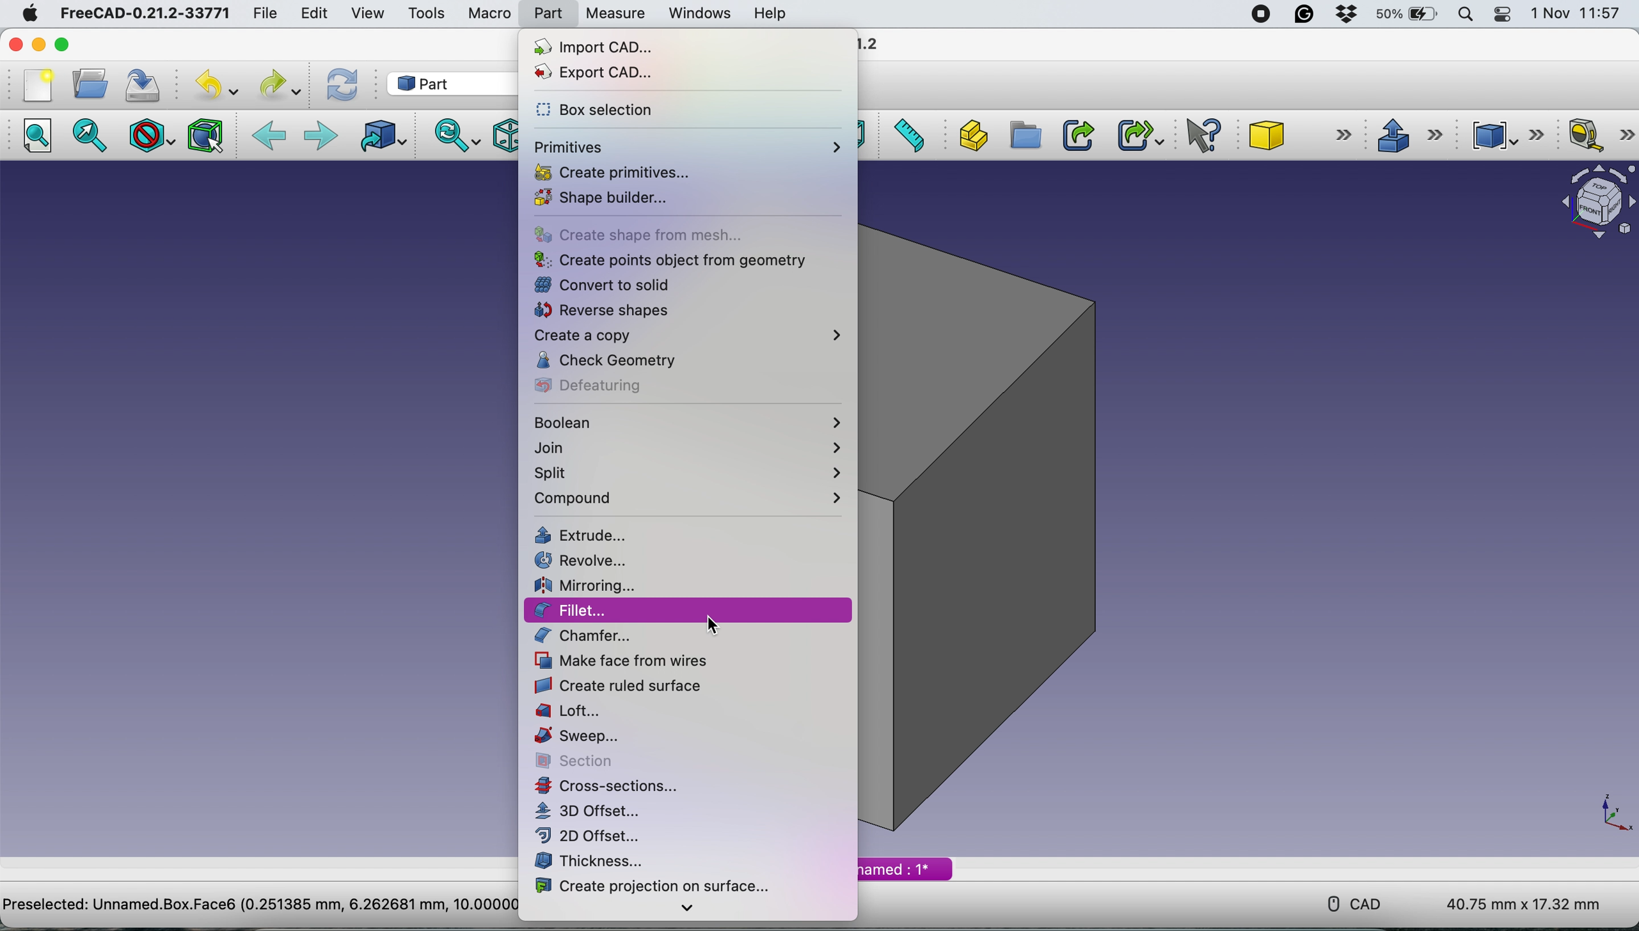  What do you see at coordinates (1464, 15) in the screenshot?
I see `spotlight search` at bounding box center [1464, 15].